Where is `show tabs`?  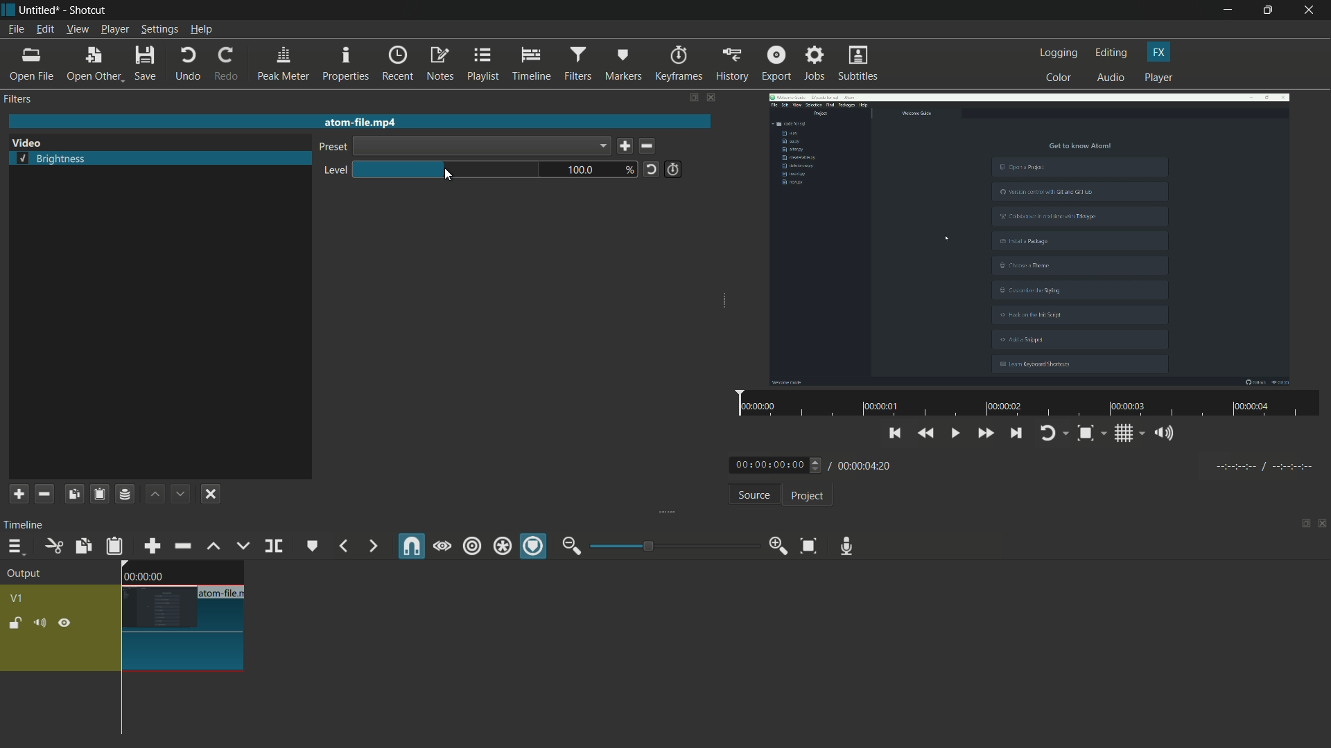 show tabs is located at coordinates (1301, 525).